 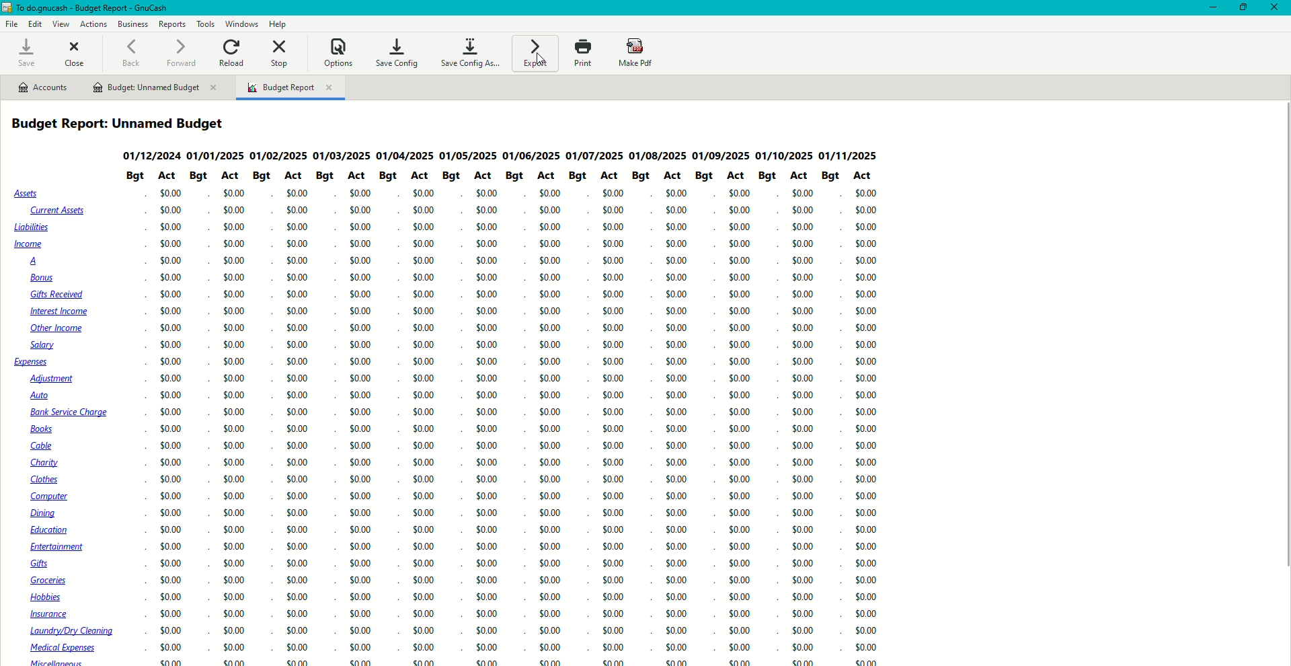 What do you see at coordinates (486, 194) in the screenshot?
I see `$0.00` at bounding box center [486, 194].